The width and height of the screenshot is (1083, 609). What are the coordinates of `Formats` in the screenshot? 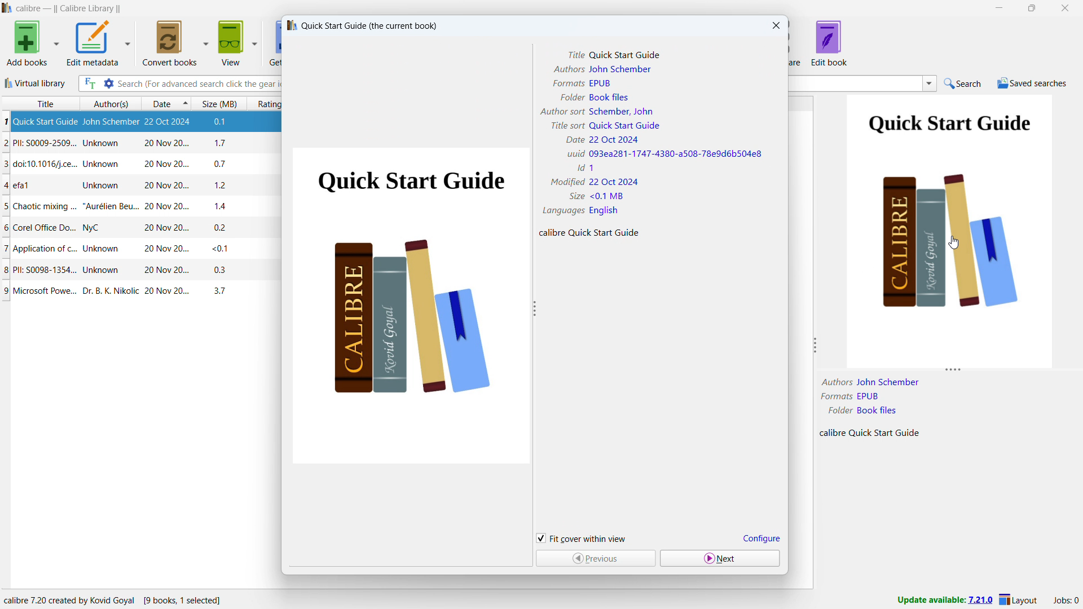 It's located at (567, 83).